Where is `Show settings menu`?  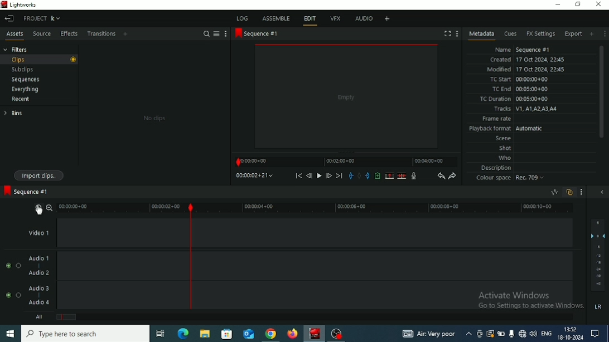
Show settings menu is located at coordinates (225, 34).